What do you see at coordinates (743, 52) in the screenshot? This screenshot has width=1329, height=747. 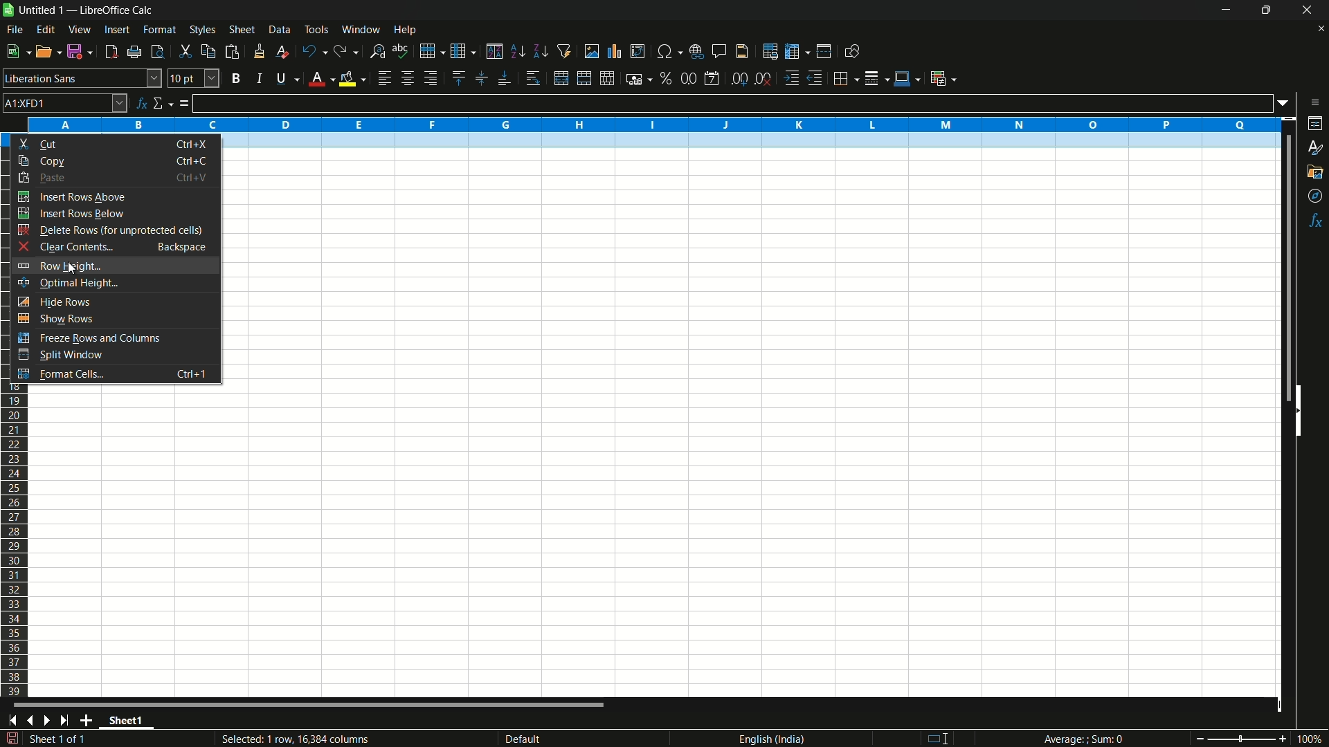 I see `header and footer` at bounding box center [743, 52].